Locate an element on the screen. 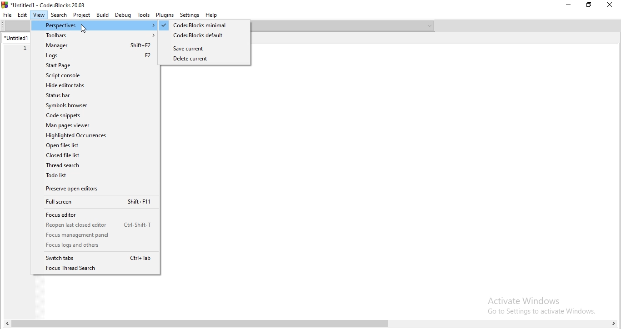 This screenshot has width=621, height=329. focus management panel is located at coordinates (95, 236).